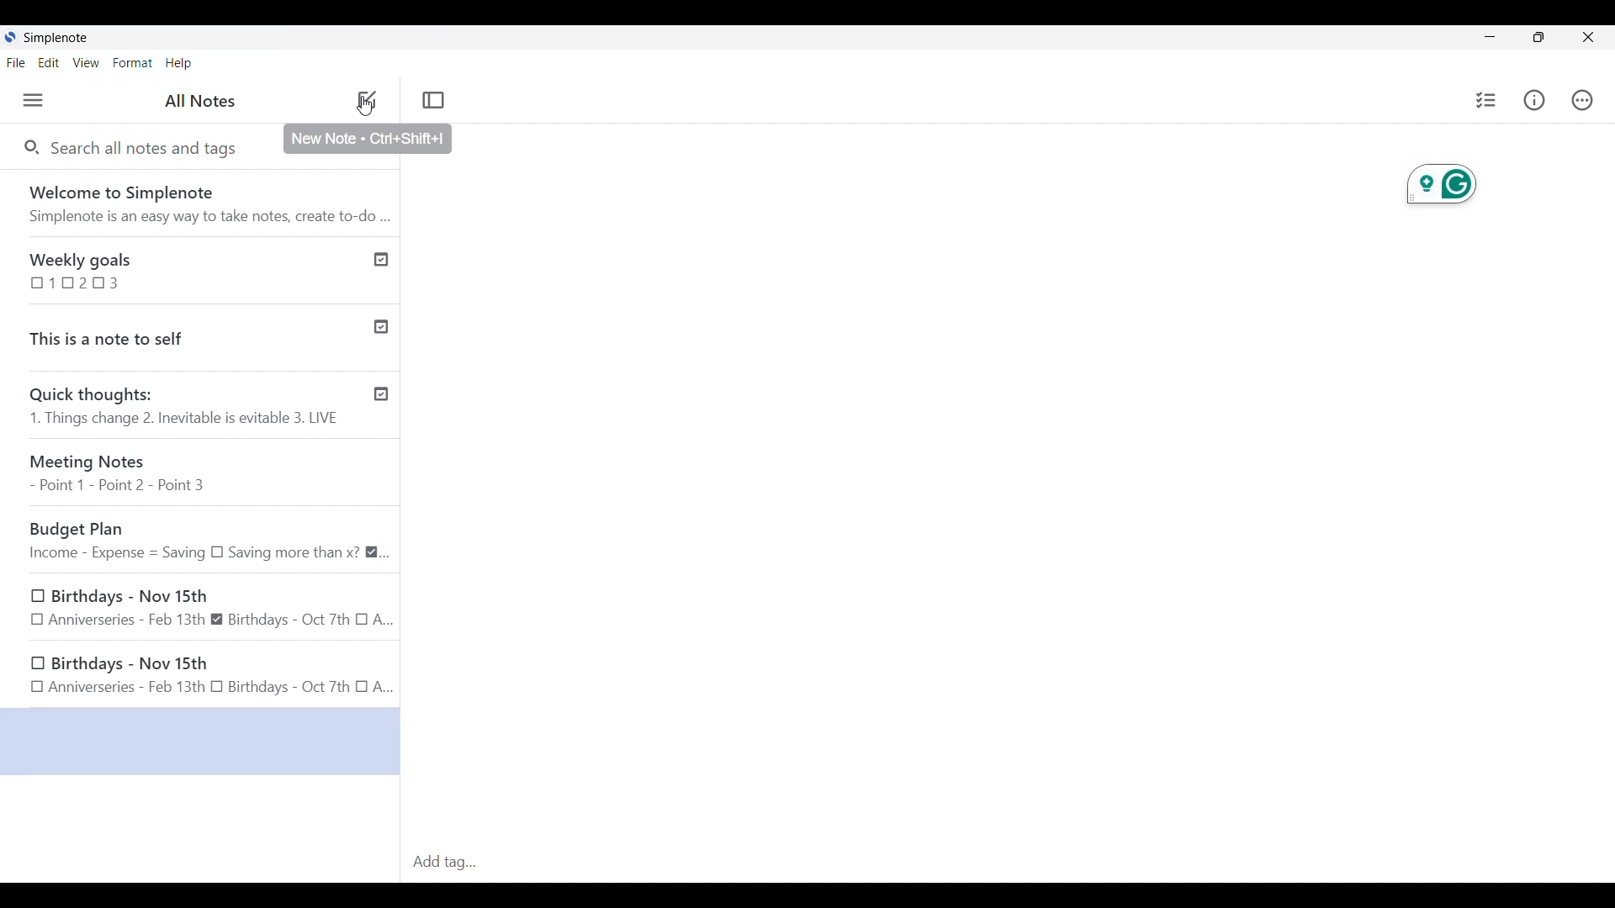  What do you see at coordinates (199, 742) in the screenshot?
I see `selected space for a new note ` at bounding box center [199, 742].